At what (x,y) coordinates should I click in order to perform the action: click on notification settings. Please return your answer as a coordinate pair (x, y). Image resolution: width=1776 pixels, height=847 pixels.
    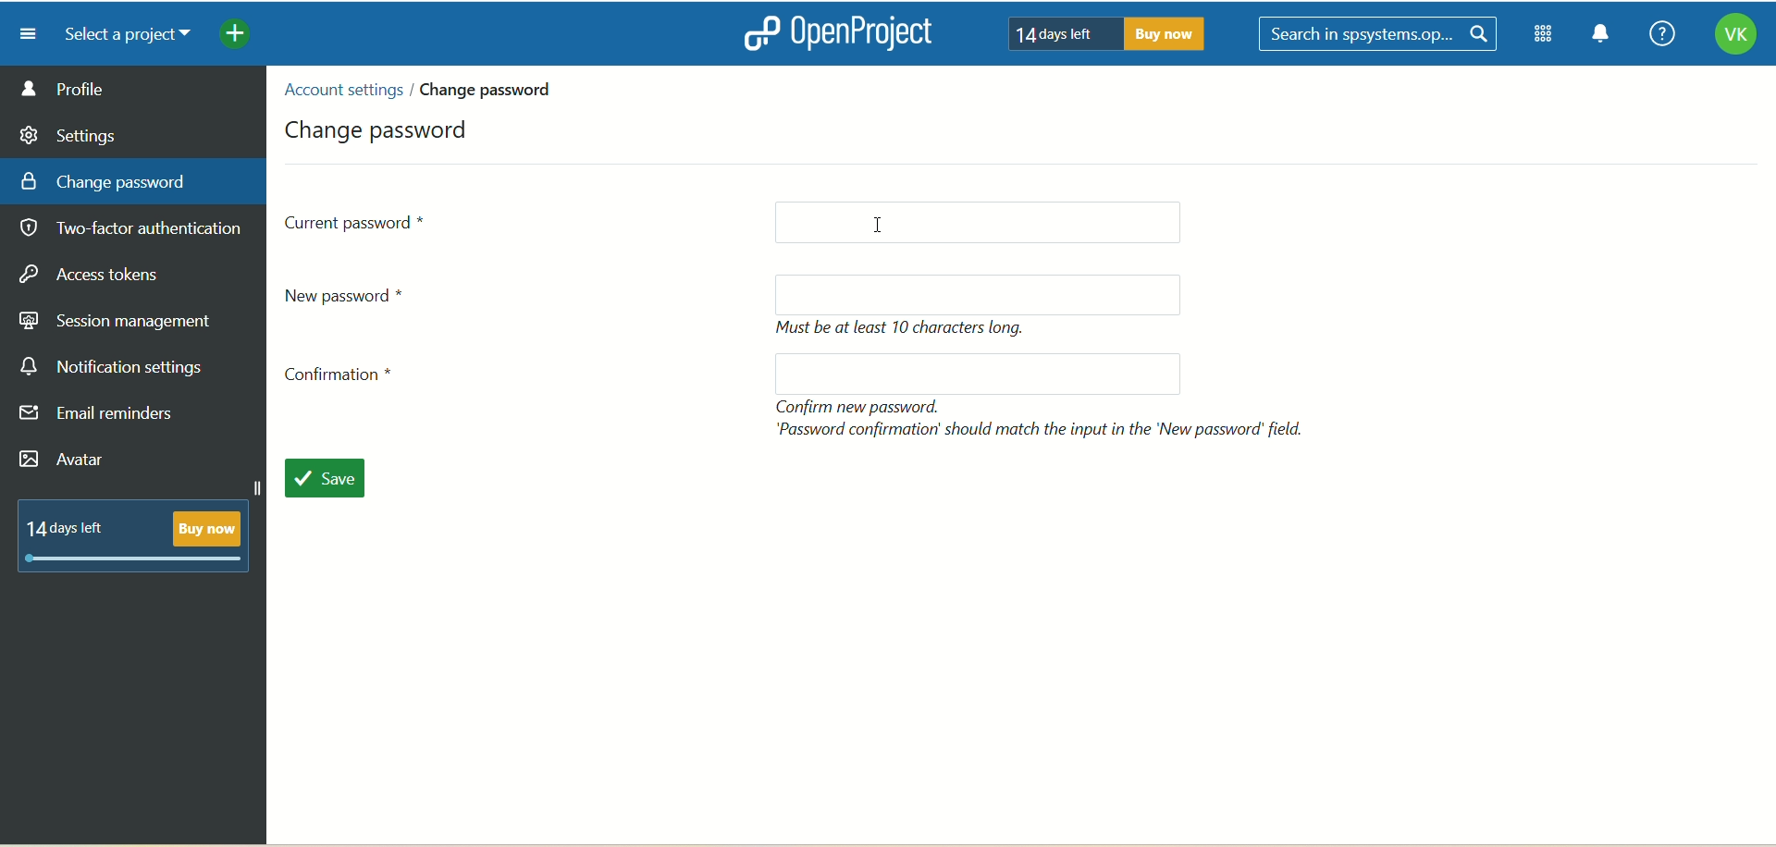
    Looking at the image, I should click on (112, 367).